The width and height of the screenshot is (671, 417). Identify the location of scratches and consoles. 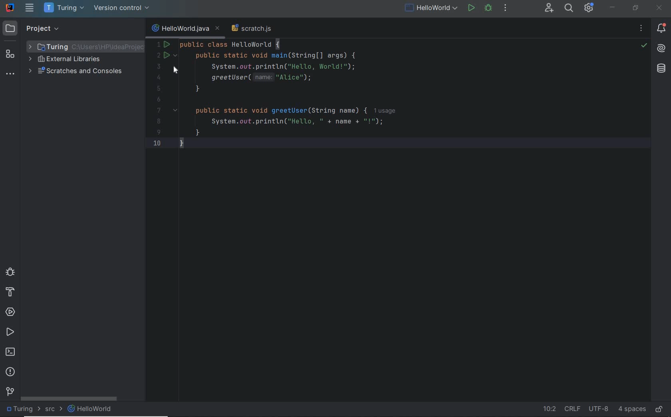
(77, 72).